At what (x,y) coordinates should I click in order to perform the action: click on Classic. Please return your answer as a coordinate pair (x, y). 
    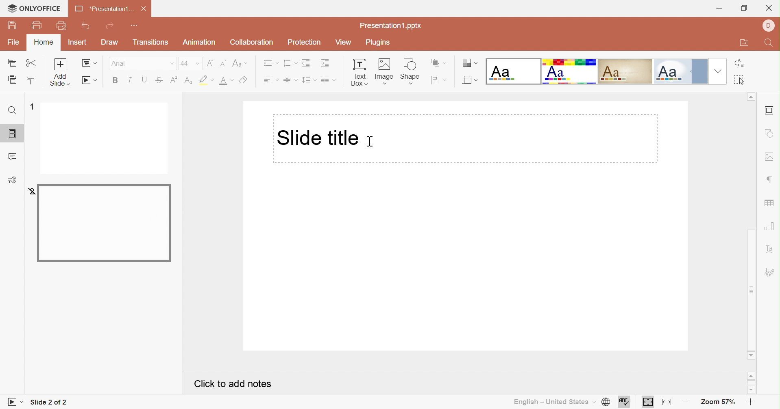
    Looking at the image, I should click on (624, 71).